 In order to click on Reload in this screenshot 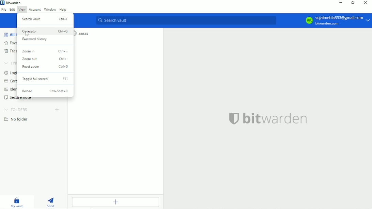, I will do `click(46, 91)`.